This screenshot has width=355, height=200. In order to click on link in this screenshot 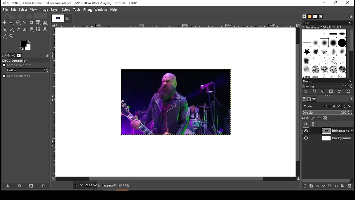, I will do `click(313, 124)`.